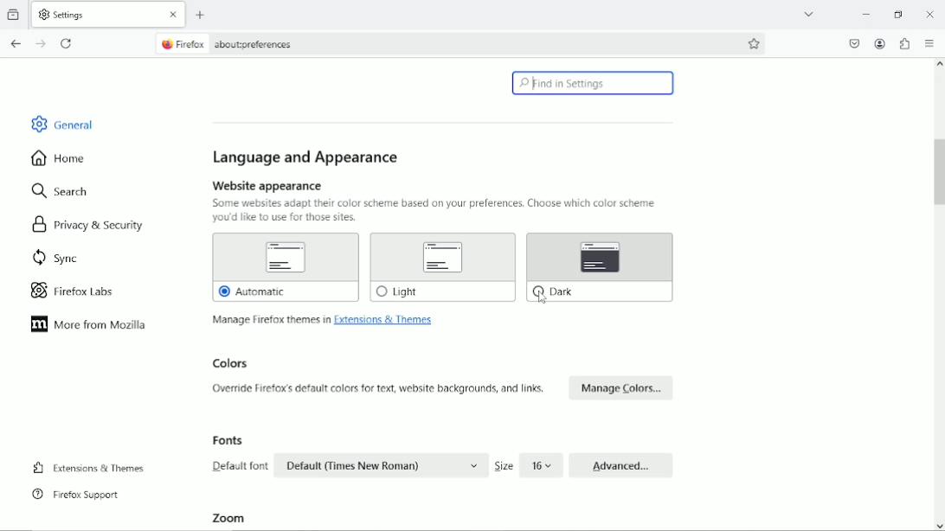  What do you see at coordinates (232, 518) in the screenshot?
I see `Zoom` at bounding box center [232, 518].